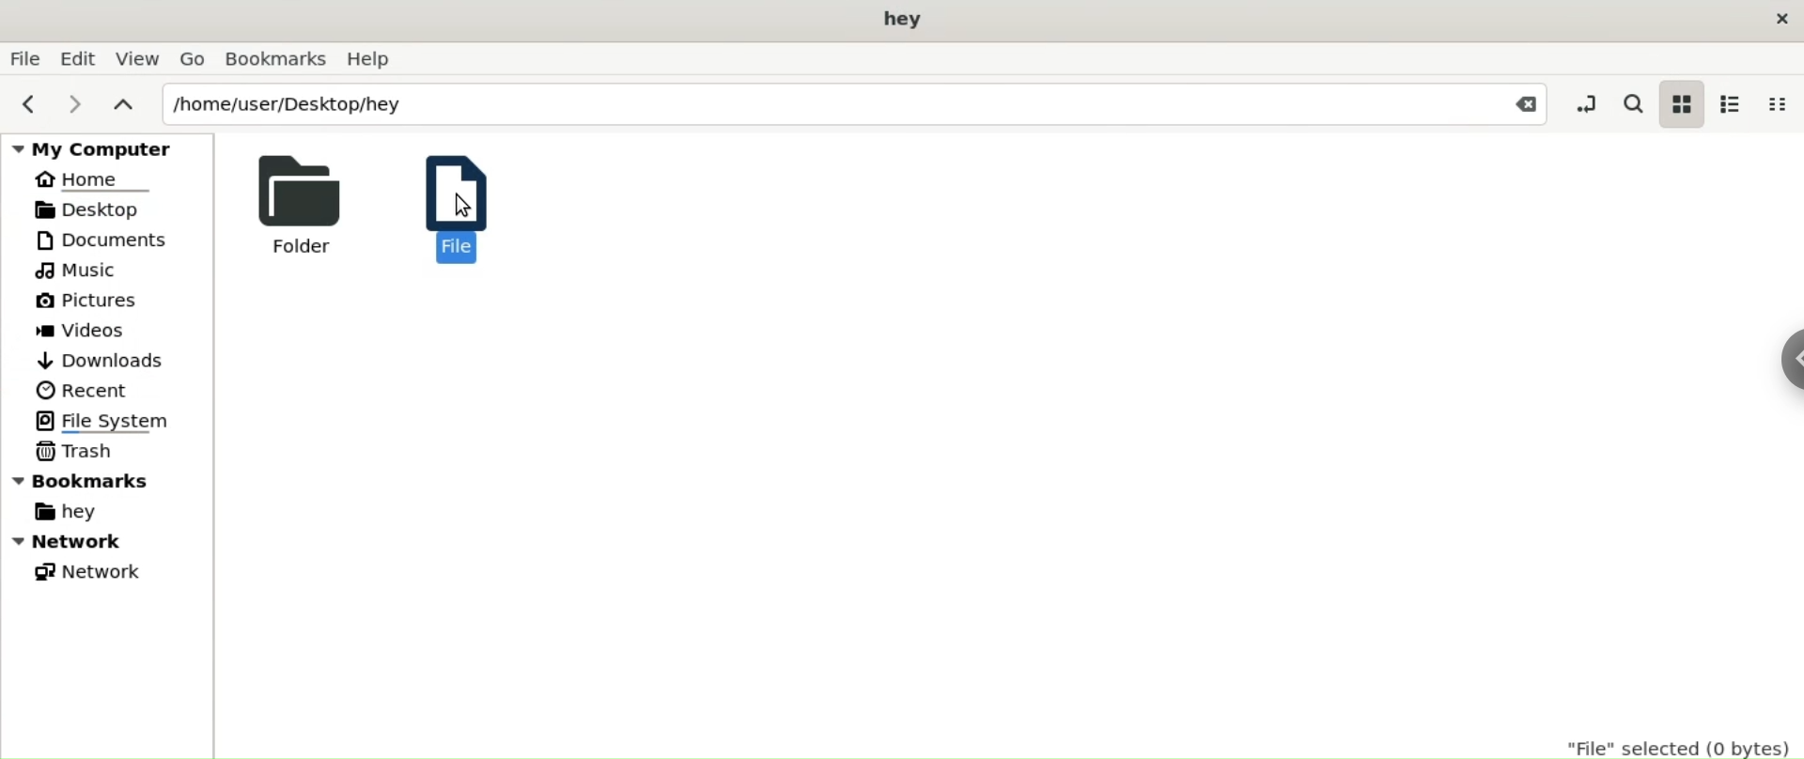 Image resolution: width=1804 pixels, height=759 pixels. Describe the element at coordinates (77, 271) in the screenshot. I see `Music` at that location.